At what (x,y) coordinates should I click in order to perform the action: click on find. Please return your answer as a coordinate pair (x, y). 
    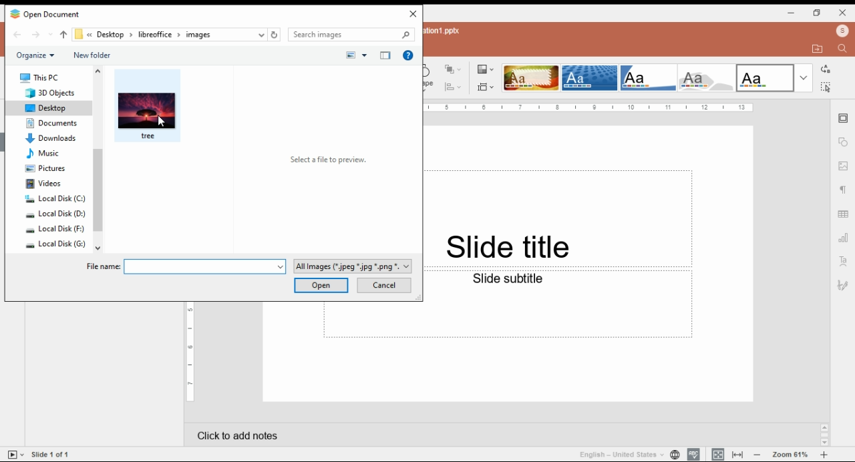
    Looking at the image, I should click on (841, 49).